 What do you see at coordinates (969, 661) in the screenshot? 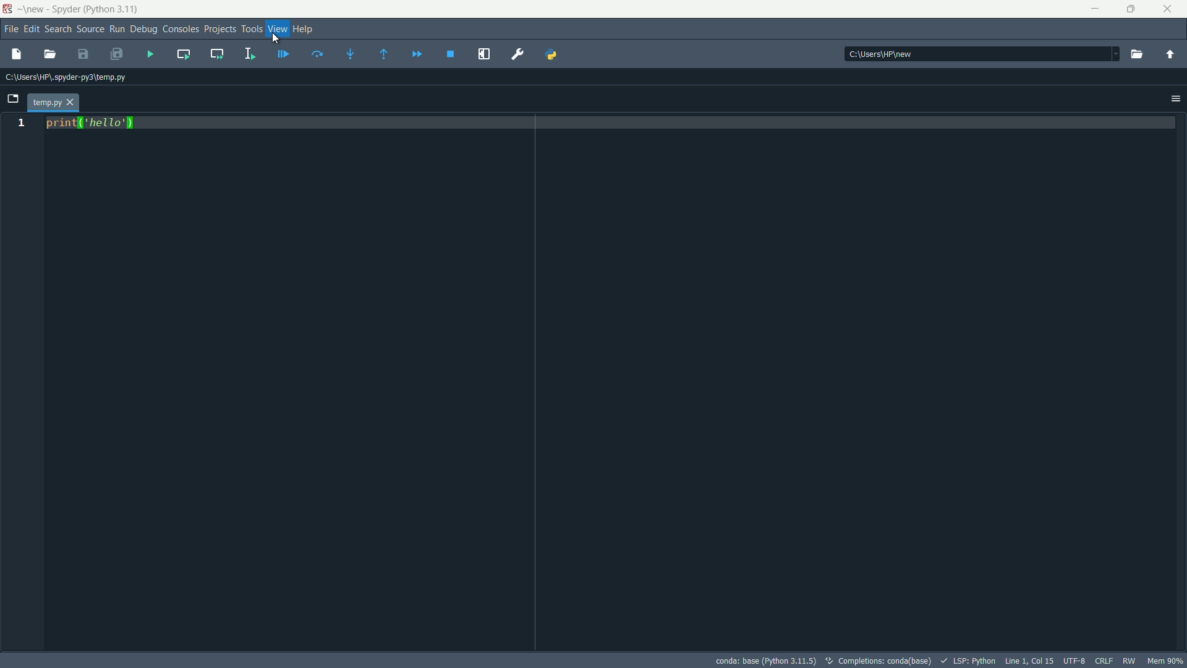
I see `LSP:Python` at bounding box center [969, 661].